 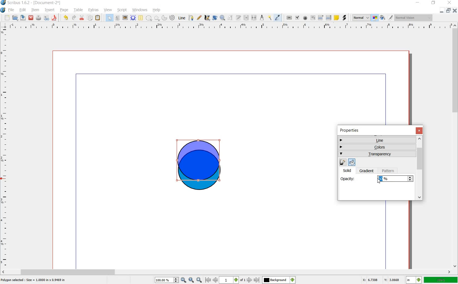 What do you see at coordinates (133, 17) in the screenshot?
I see `render frame` at bounding box center [133, 17].